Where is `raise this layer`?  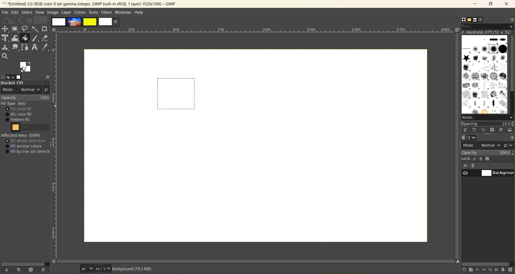 raise this layer is located at coordinates (479, 269).